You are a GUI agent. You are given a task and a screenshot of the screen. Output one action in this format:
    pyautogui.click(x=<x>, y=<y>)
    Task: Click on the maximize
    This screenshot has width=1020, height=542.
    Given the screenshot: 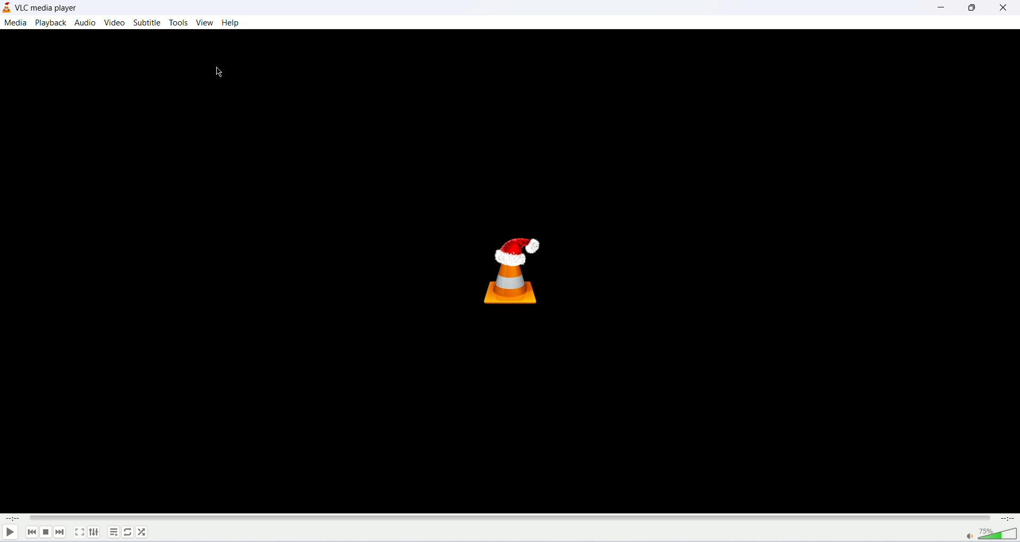 What is the action you would take?
    pyautogui.click(x=970, y=8)
    